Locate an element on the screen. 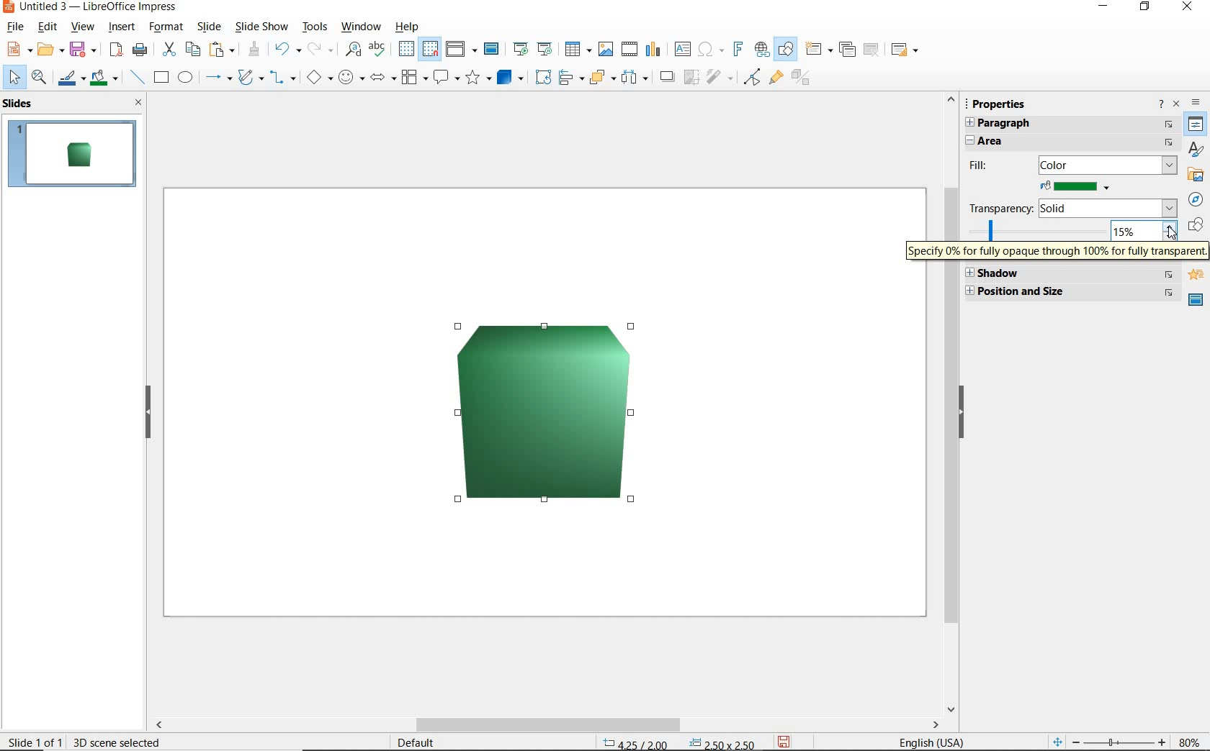 The image size is (1210, 751). line color is located at coordinates (71, 79).